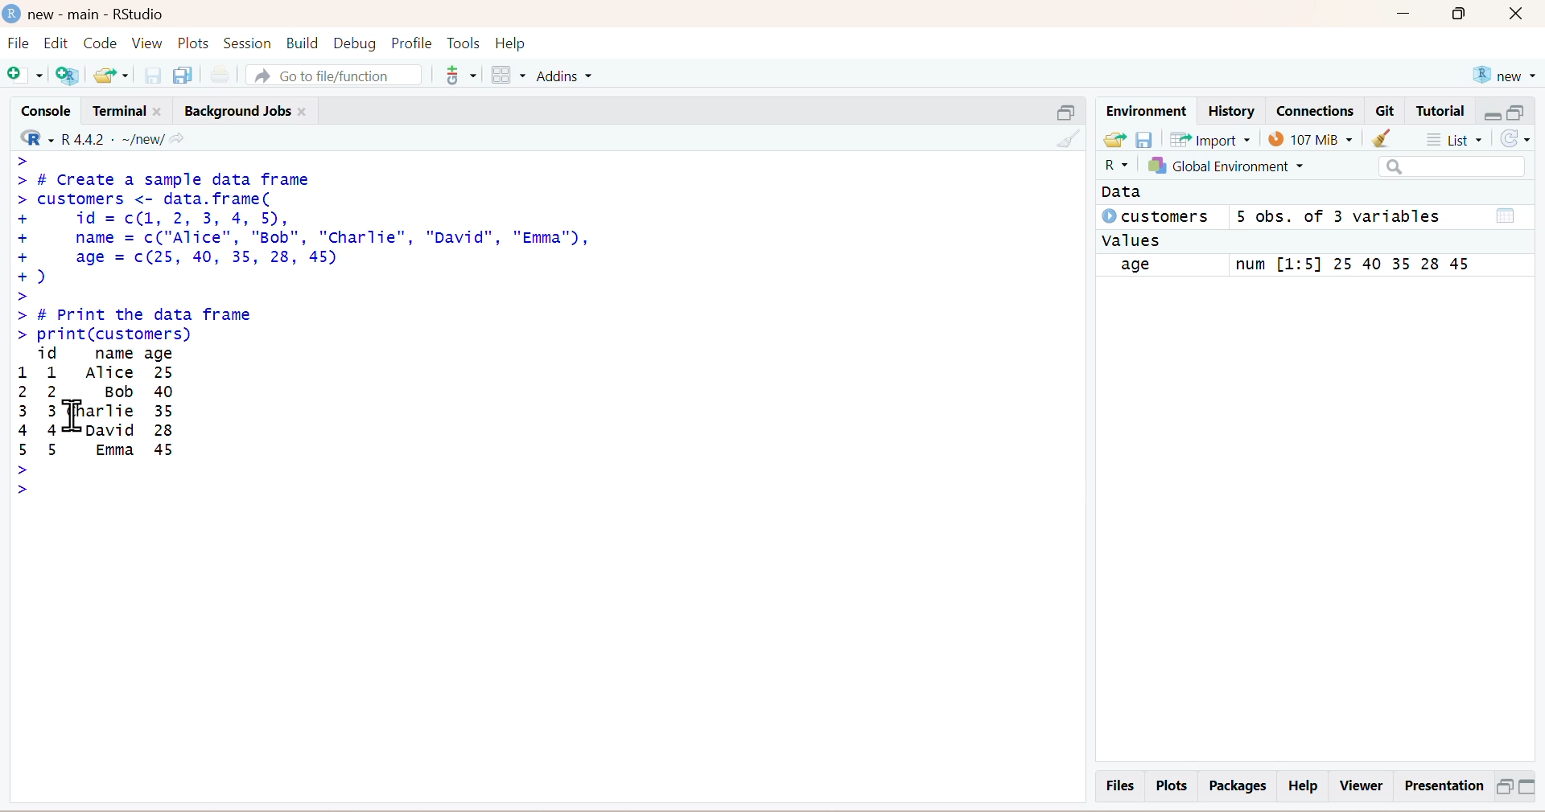 Image resolution: width=1545 pixels, height=812 pixels. What do you see at coordinates (1522, 141) in the screenshot?
I see `refresh` at bounding box center [1522, 141].